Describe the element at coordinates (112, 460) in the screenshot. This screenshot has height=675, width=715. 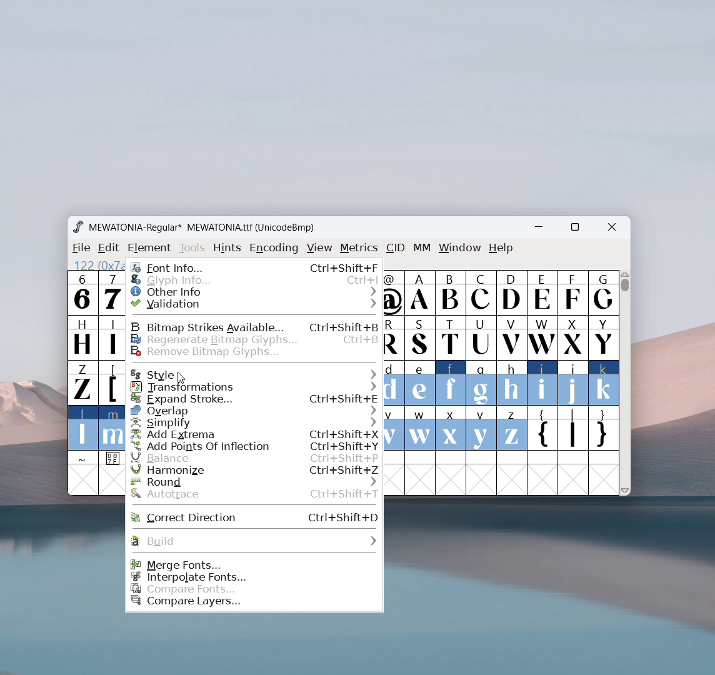
I see `0 0 7 F` at that location.